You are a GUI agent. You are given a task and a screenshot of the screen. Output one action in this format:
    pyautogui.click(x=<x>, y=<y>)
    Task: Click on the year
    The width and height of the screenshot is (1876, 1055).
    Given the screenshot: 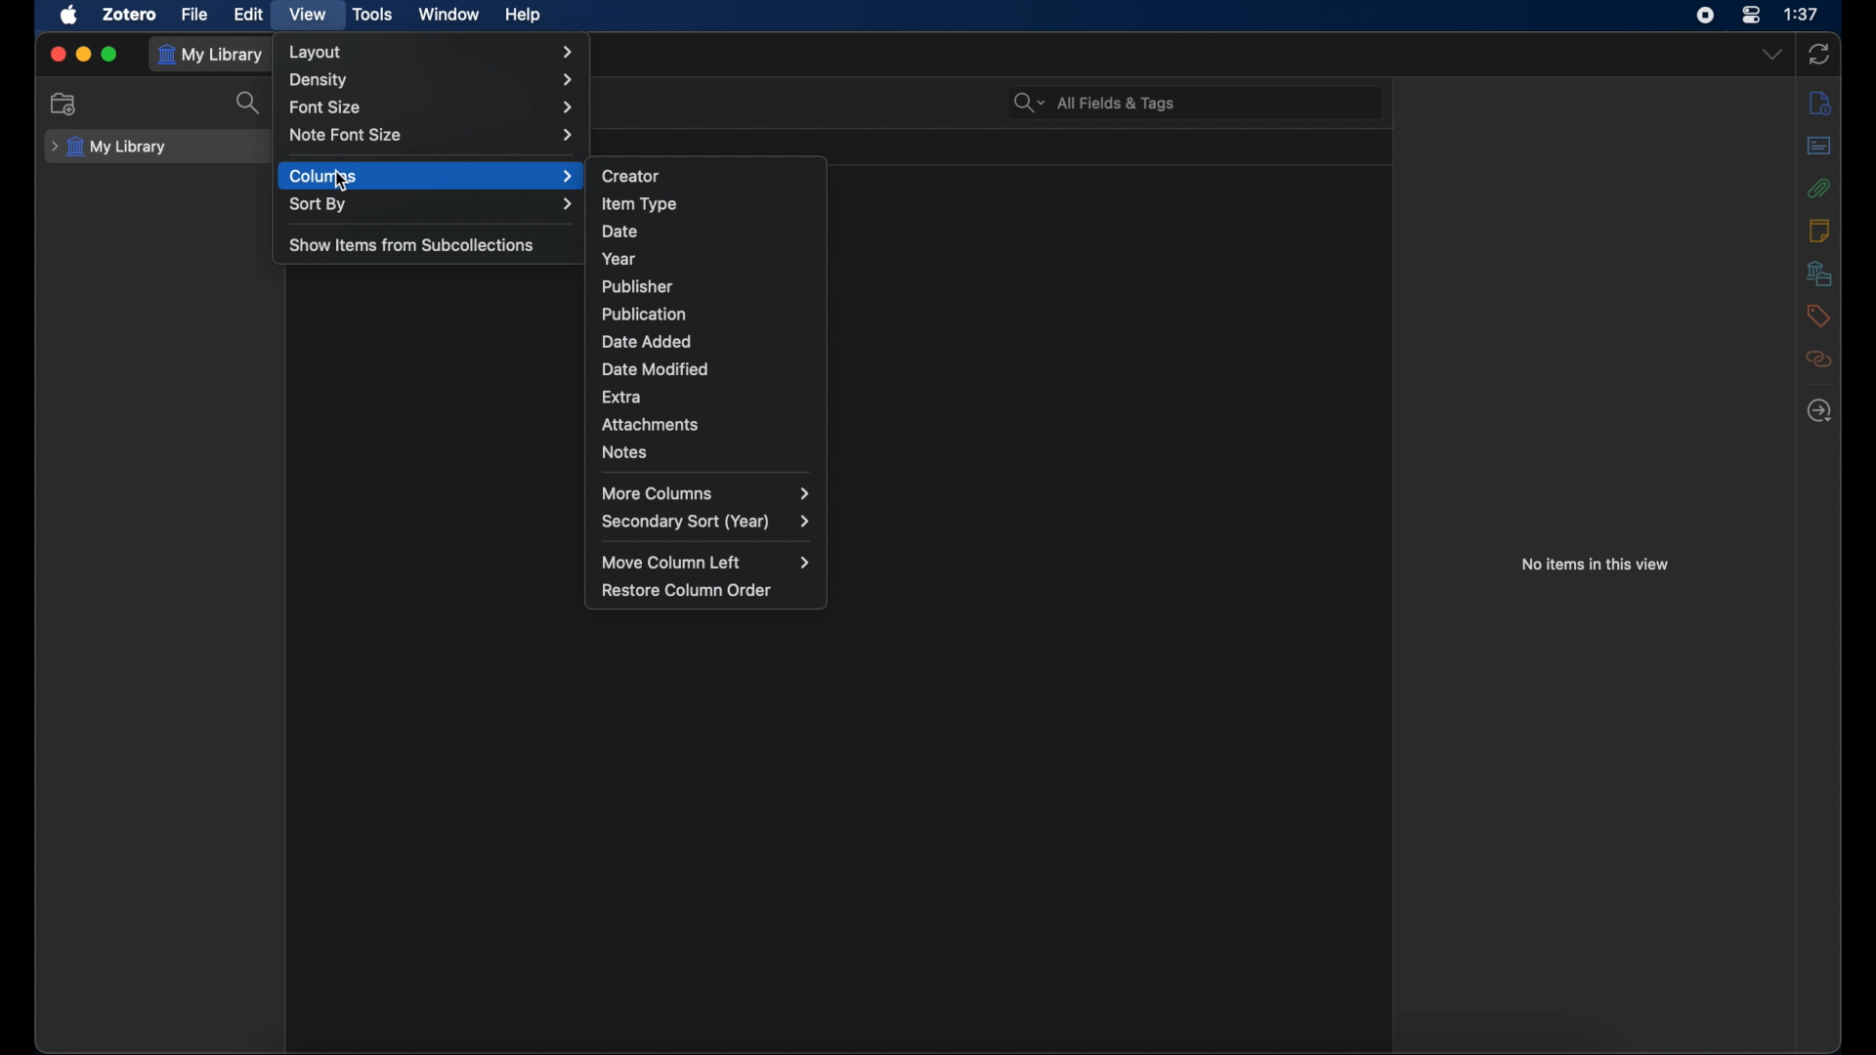 What is the action you would take?
    pyautogui.click(x=620, y=259)
    